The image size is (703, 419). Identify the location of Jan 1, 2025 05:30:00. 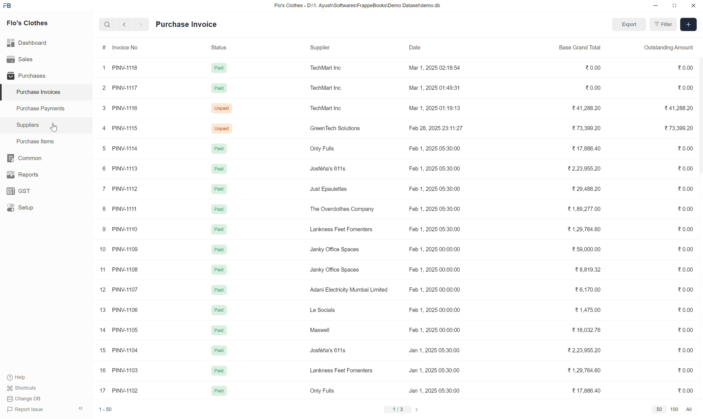
(433, 390).